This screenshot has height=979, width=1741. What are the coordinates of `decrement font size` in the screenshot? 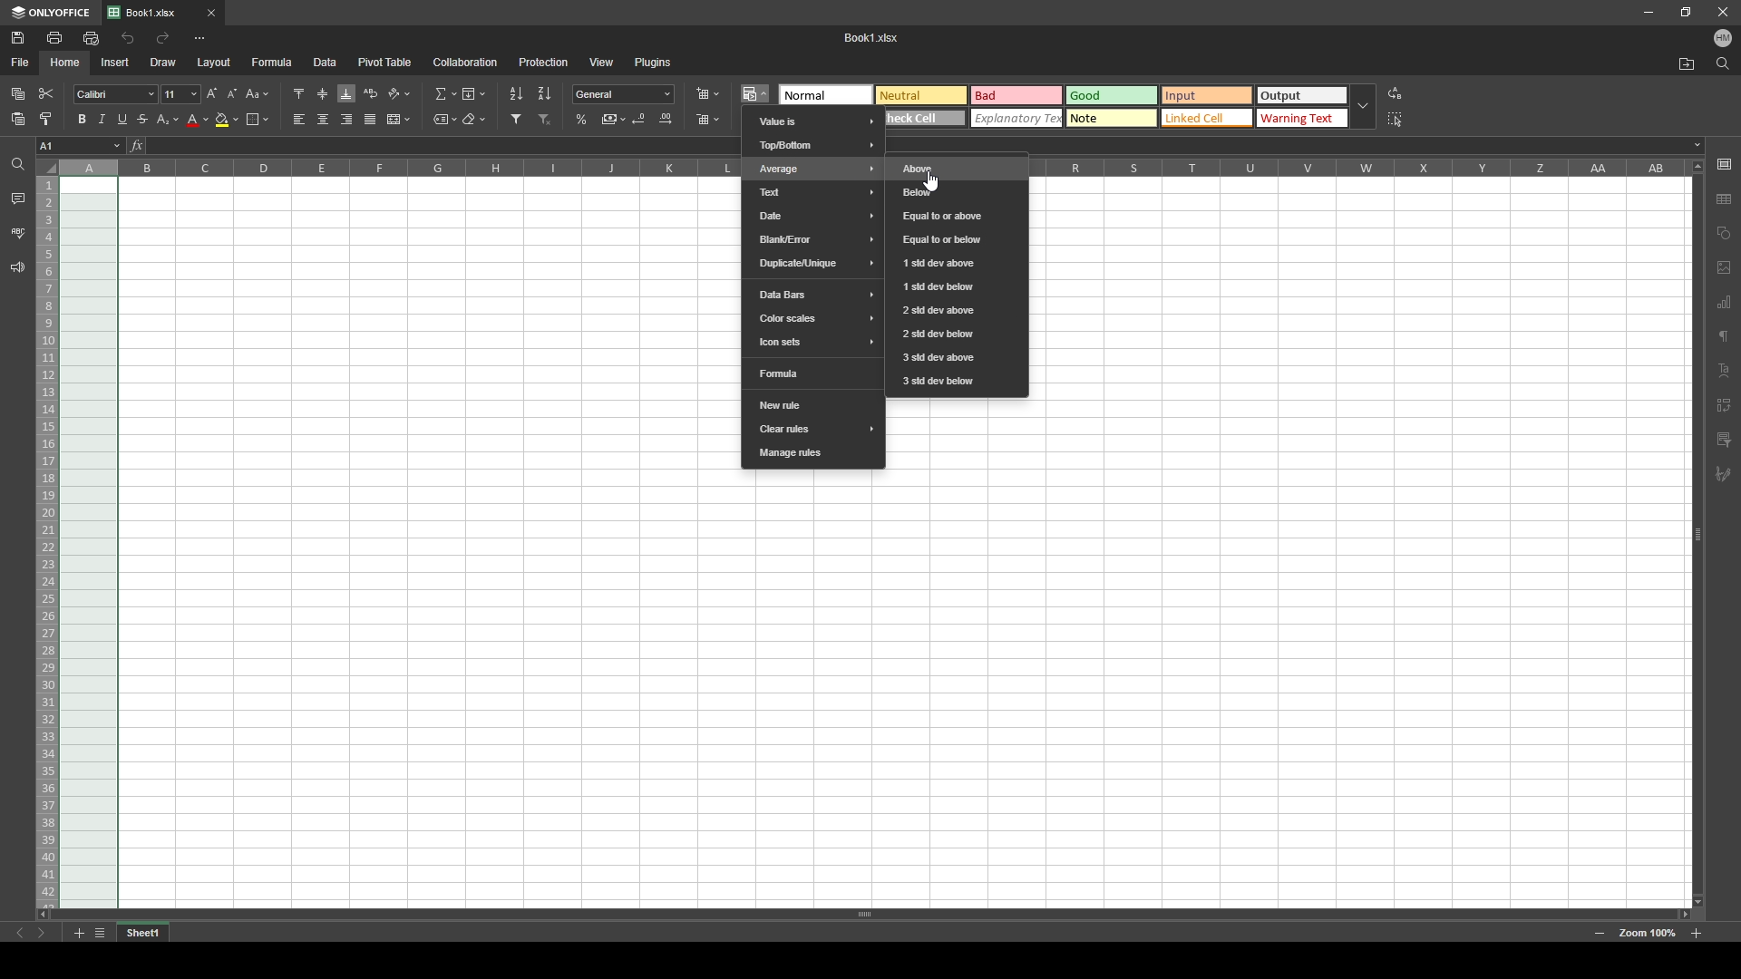 It's located at (232, 93).